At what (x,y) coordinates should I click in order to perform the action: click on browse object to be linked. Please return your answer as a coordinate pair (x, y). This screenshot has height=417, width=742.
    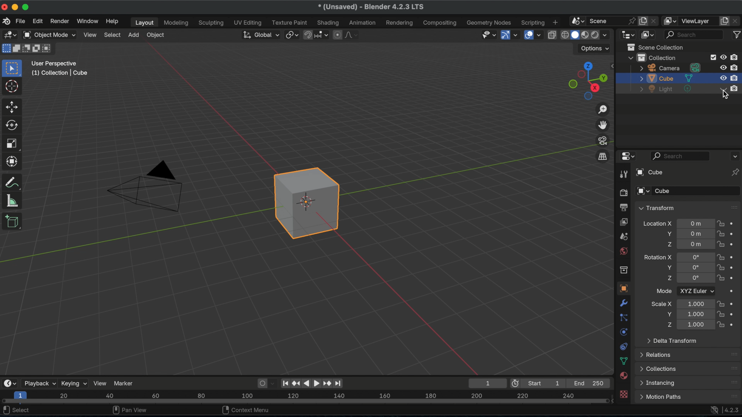
    Looking at the image, I should click on (642, 191).